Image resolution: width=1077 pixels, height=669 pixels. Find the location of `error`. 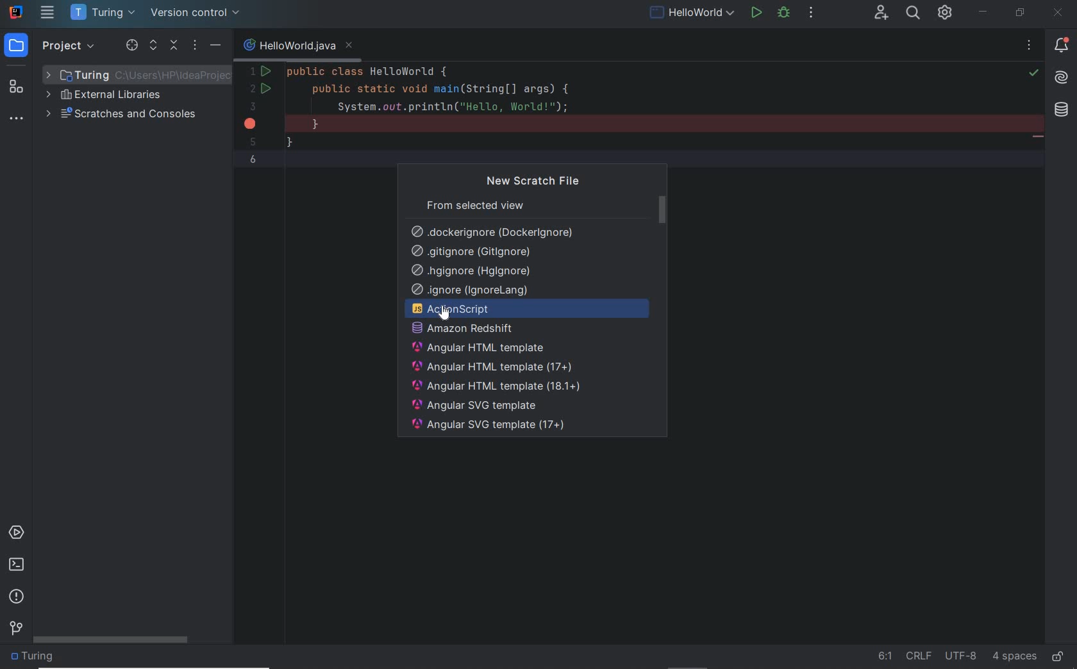

error is located at coordinates (251, 123).